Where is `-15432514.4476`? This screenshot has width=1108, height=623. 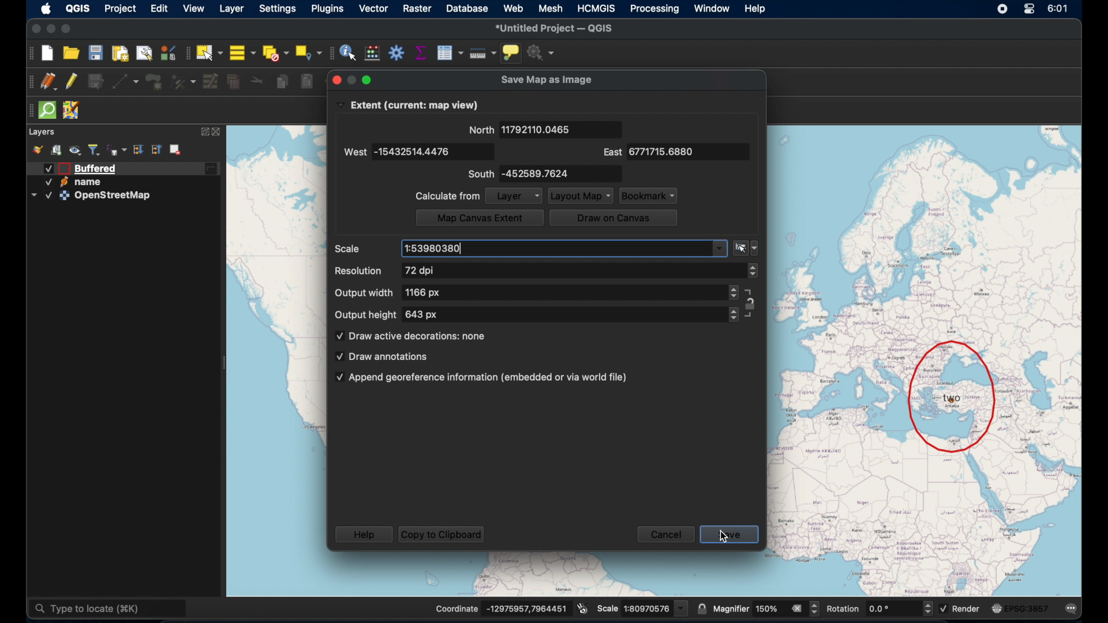
-15432514.4476 is located at coordinates (436, 151).